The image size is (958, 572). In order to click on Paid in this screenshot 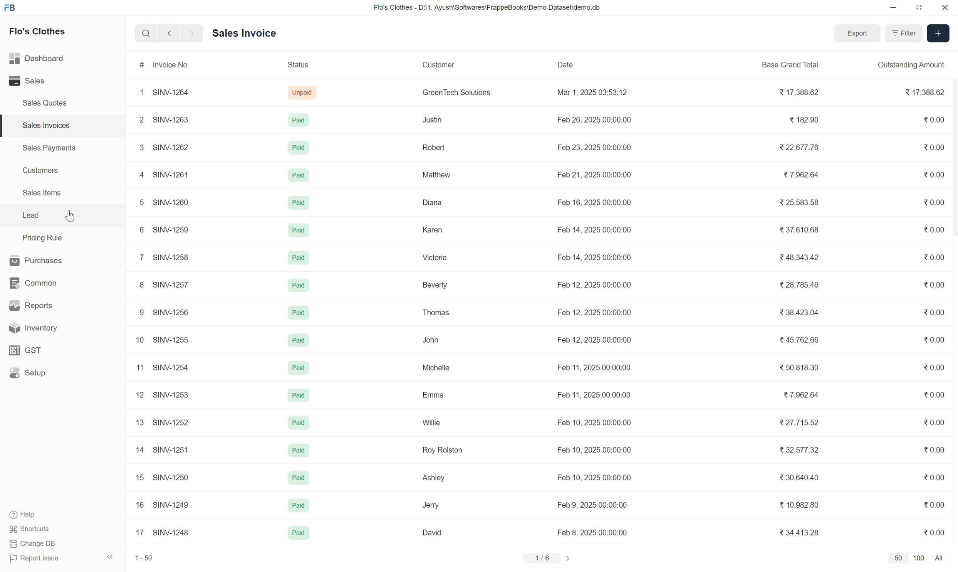, I will do `click(298, 313)`.